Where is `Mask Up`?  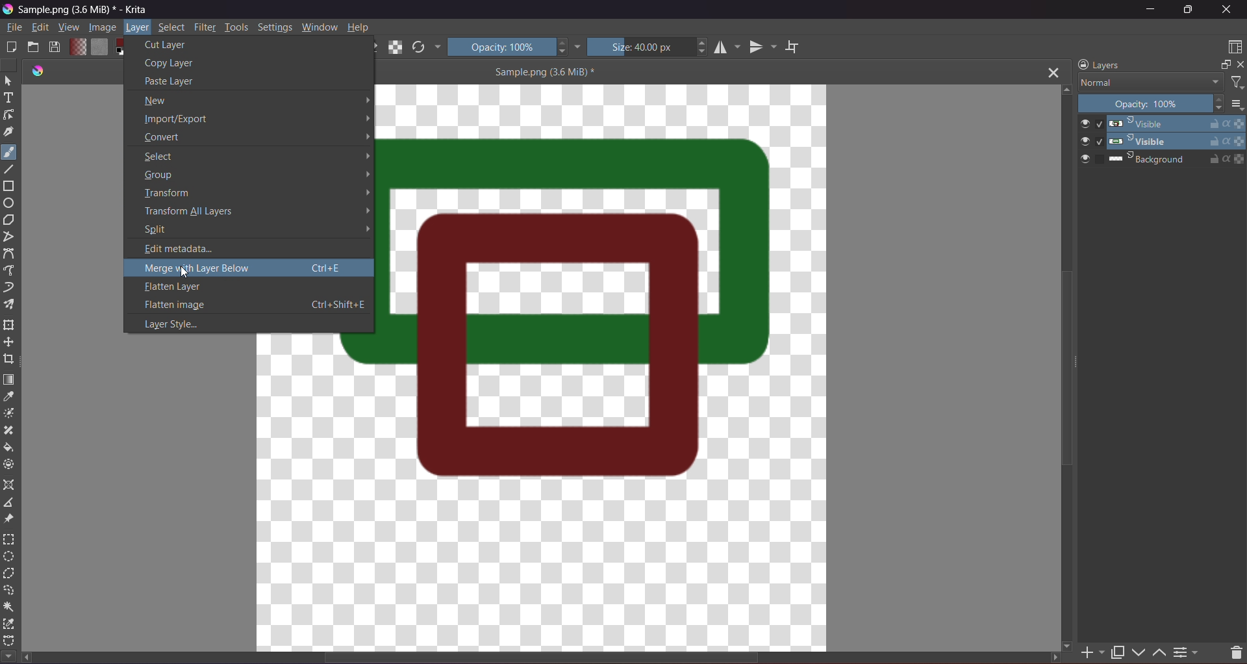
Mask Up is located at coordinates (1158, 650).